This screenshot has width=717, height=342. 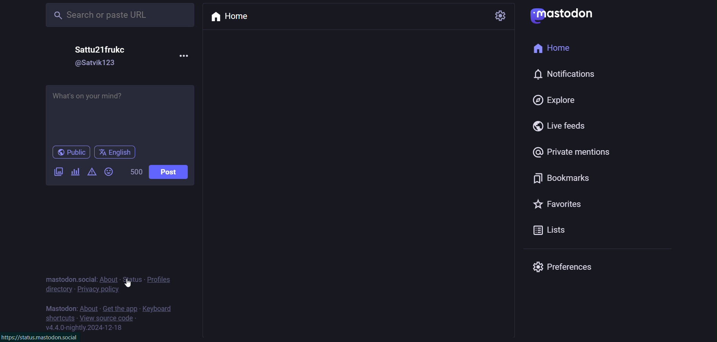 What do you see at coordinates (561, 177) in the screenshot?
I see `bookmark` at bounding box center [561, 177].